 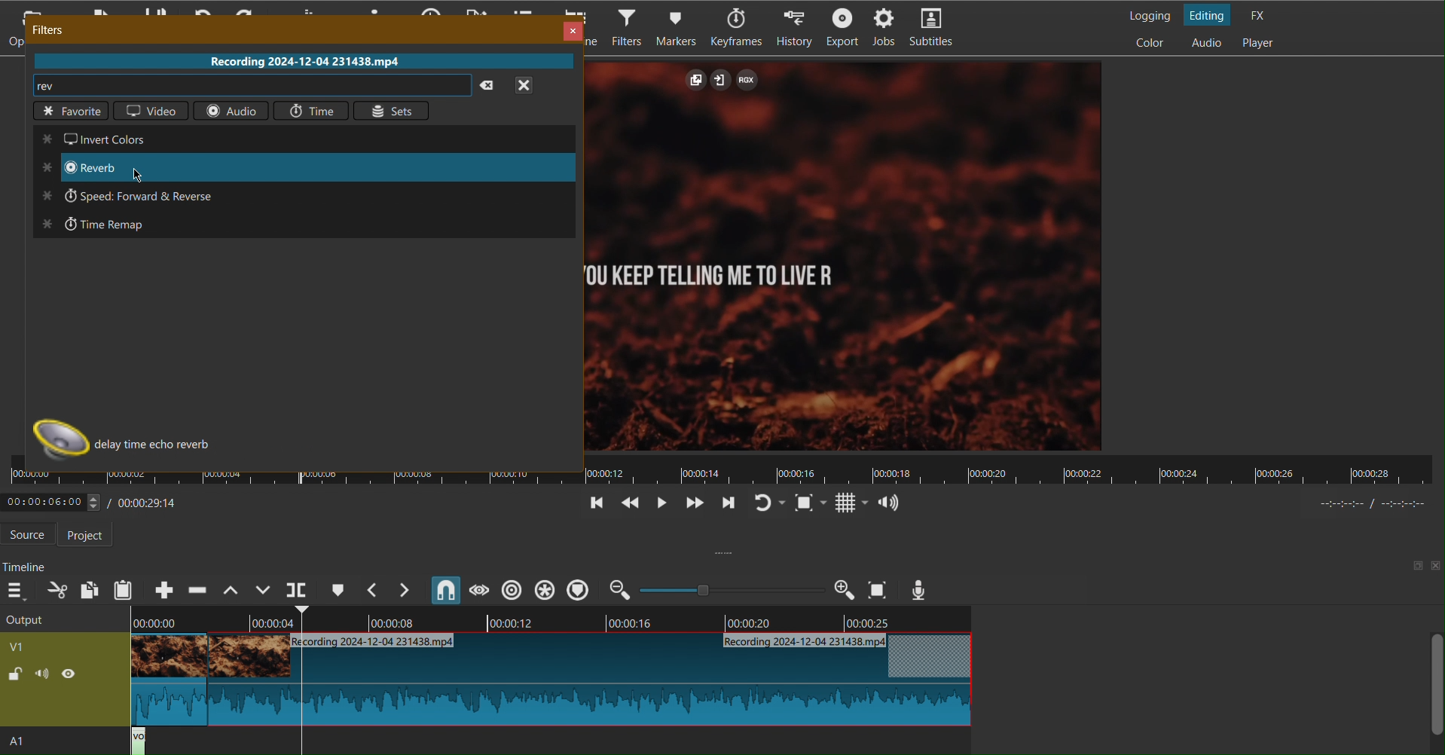 I want to click on Reverb, so click(x=92, y=169).